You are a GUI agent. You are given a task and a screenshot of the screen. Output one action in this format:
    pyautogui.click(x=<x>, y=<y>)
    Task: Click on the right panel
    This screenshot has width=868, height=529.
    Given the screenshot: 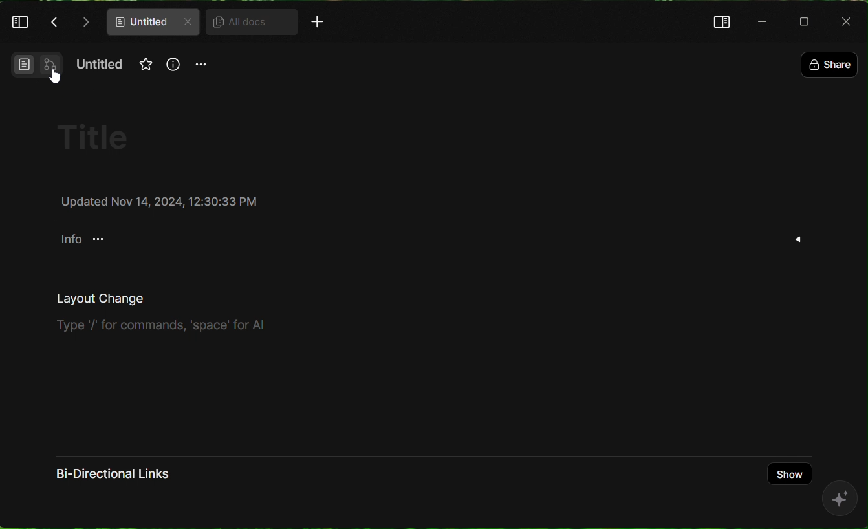 What is the action you would take?
    pyautogui.click(x=717, y=21)
    